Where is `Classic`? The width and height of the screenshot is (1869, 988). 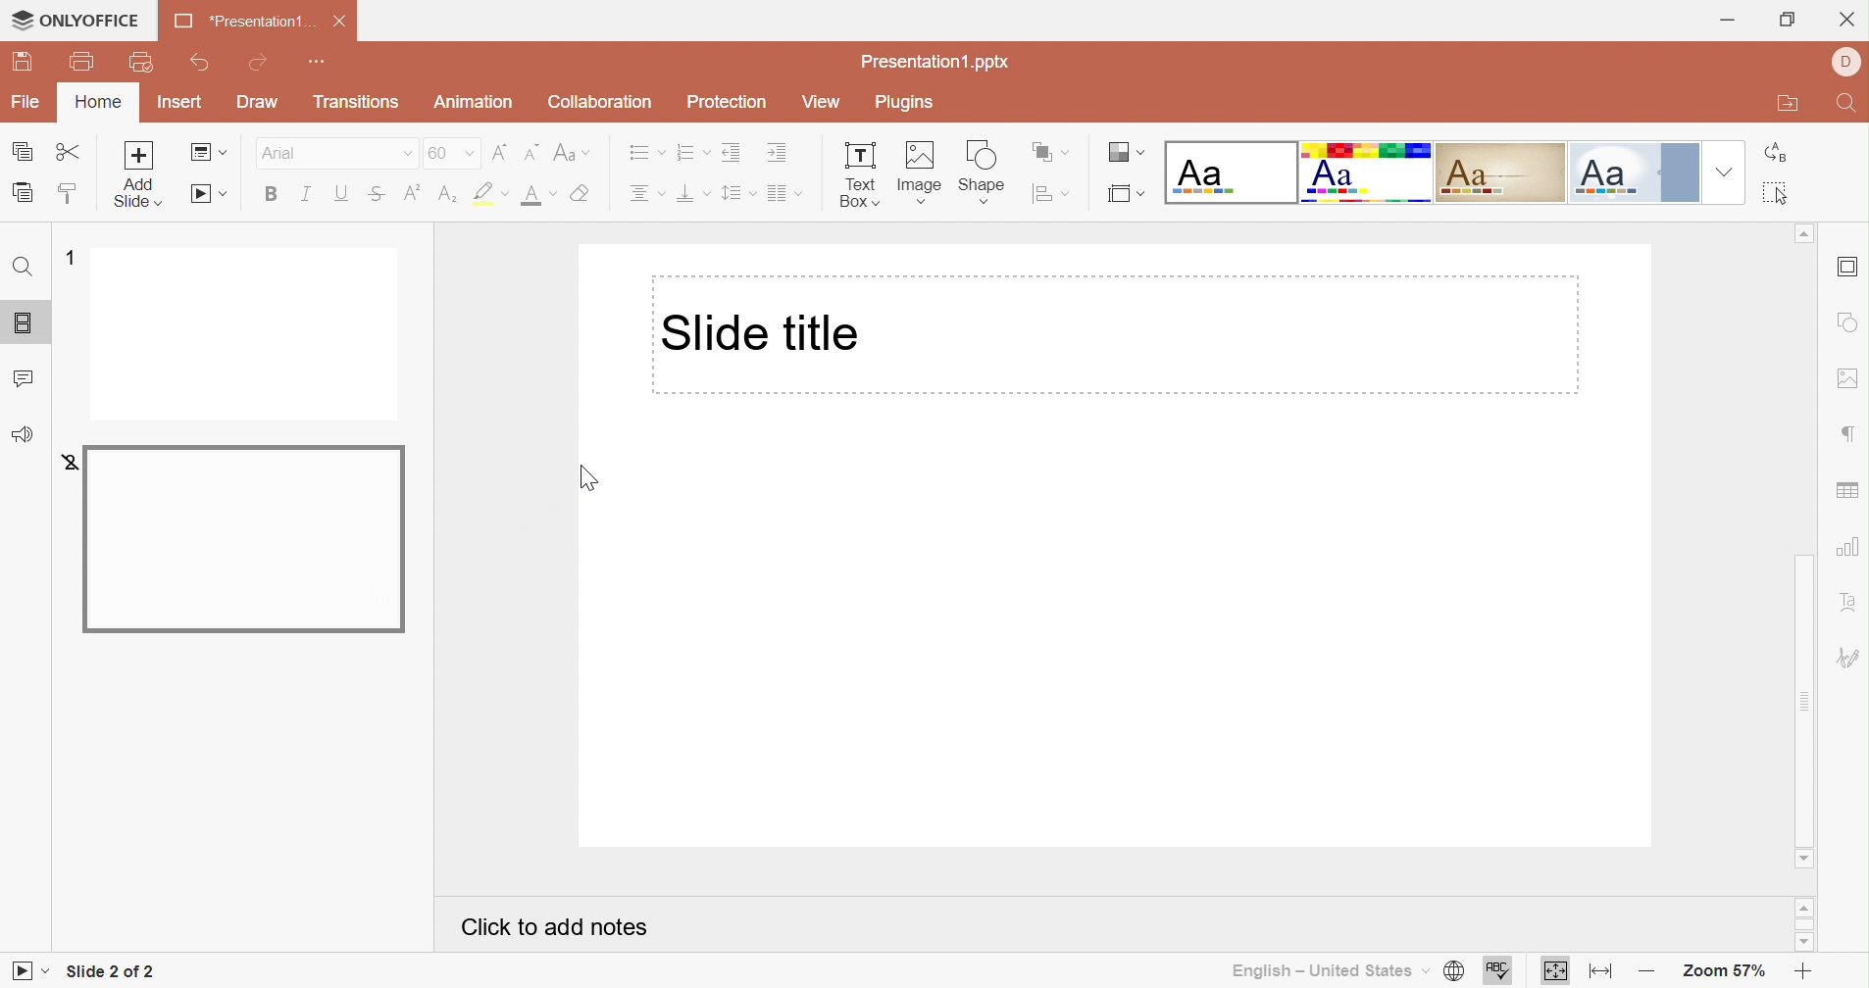
Classic is located at coordinates (1498, 173).